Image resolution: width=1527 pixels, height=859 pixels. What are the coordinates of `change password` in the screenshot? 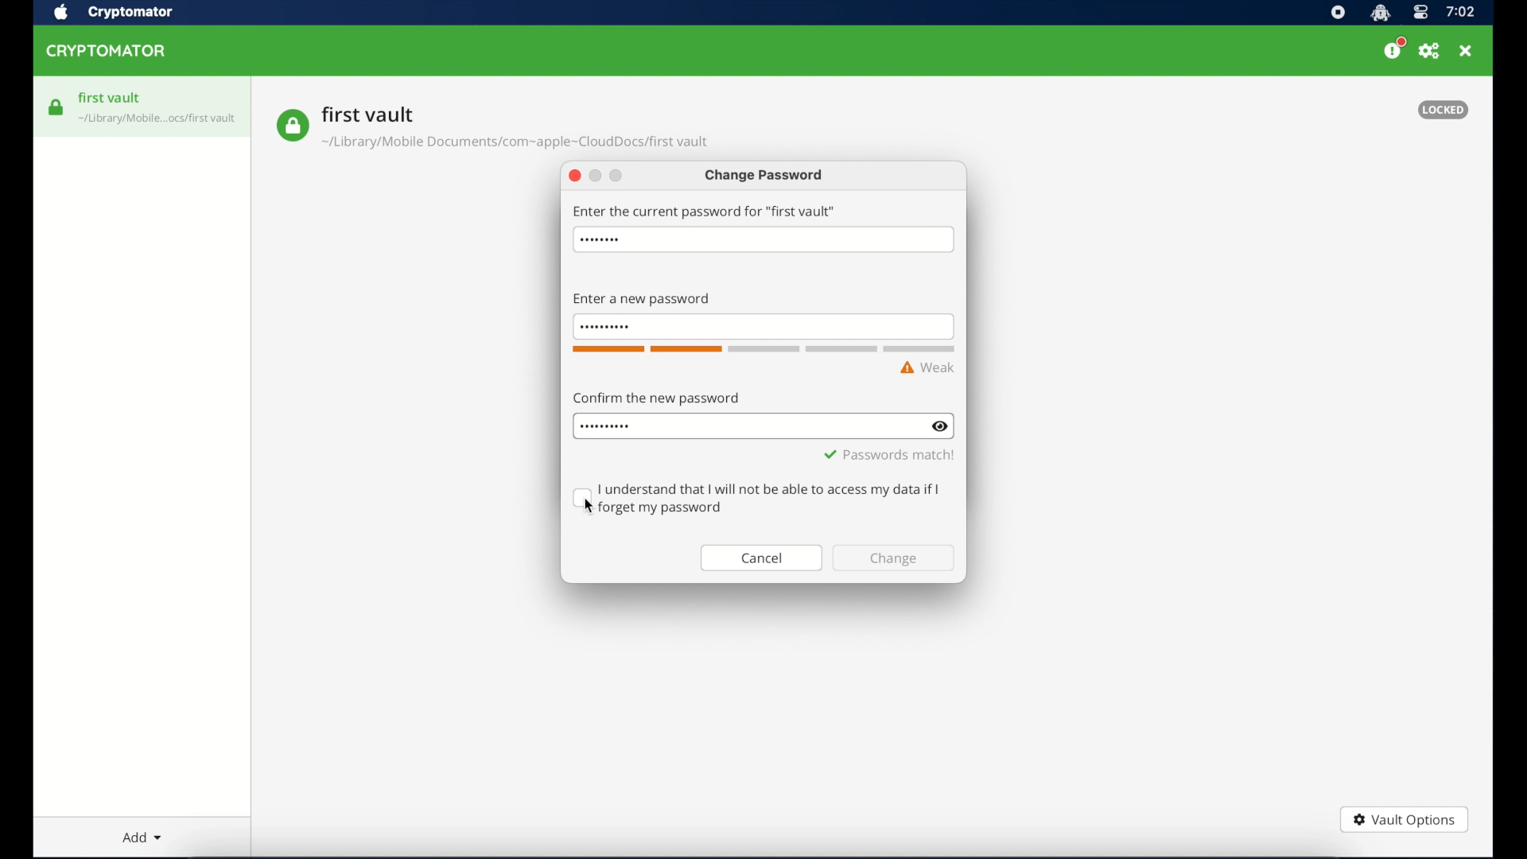 It's located at (765, 177).